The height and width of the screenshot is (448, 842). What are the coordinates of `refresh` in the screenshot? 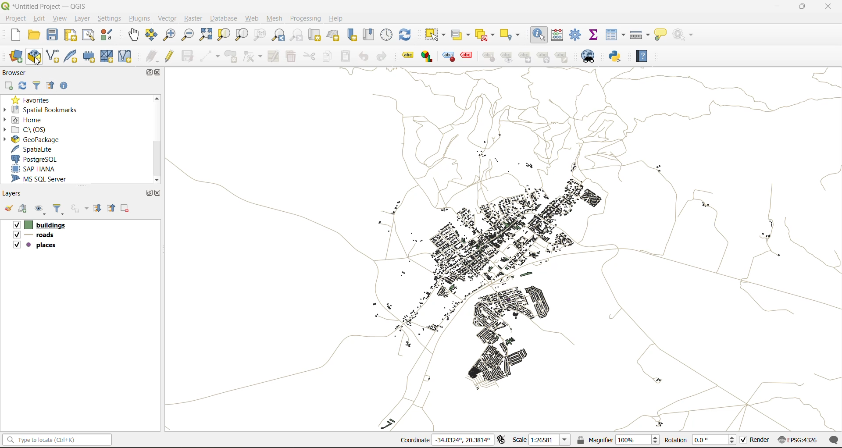 It's located at (23, 86).